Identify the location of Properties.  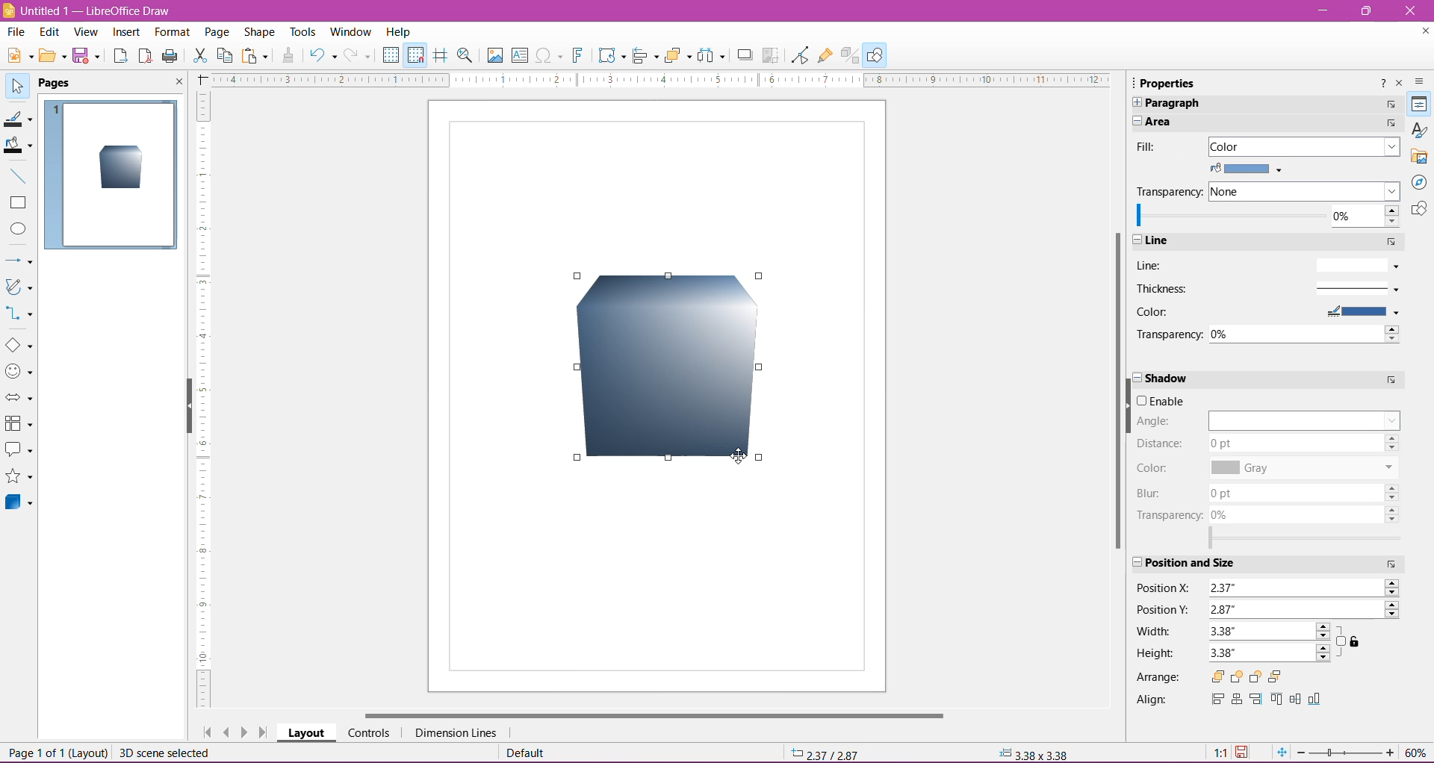
(1164, 83).